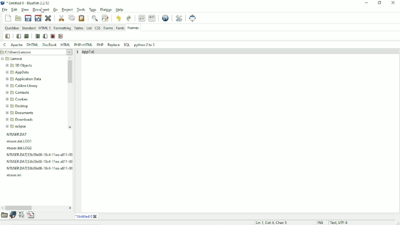 This screenshot has height=225, width=400. What do you see at coordinates (62, 29) in the screenshot?
I see `Formatting` at bounding box center [62, 29].